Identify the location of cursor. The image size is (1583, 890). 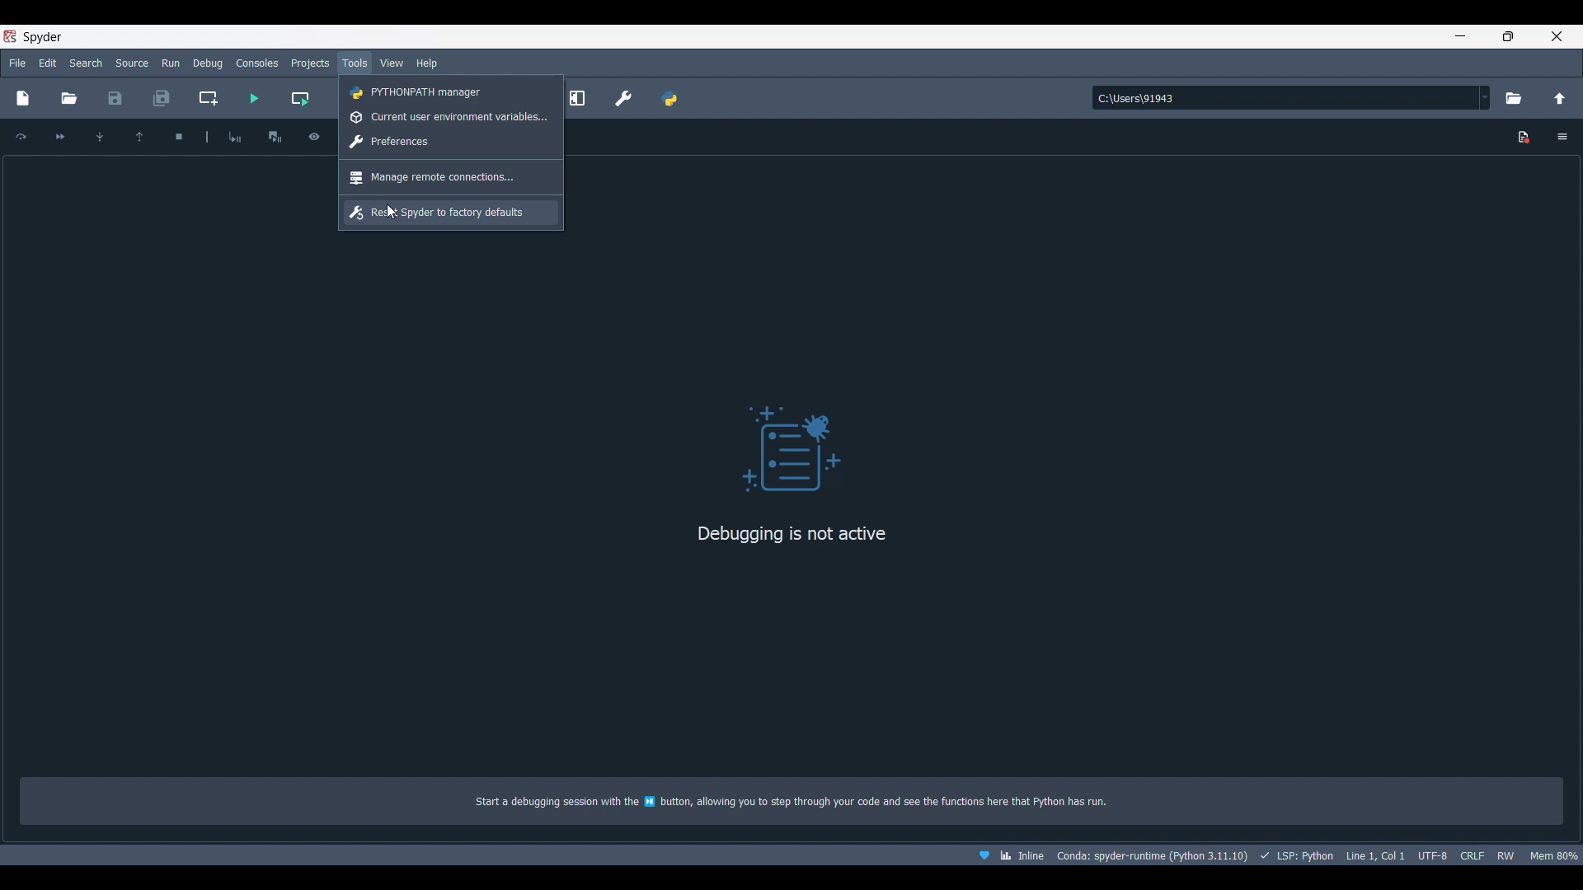
(391, 213).